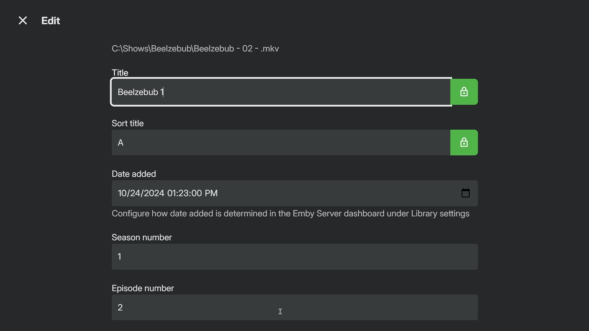 The image size is (589, 331). What do you see at coordinates (281, 312) in the screenshot?
I see `Cursor` at bounding box center [281, 312].